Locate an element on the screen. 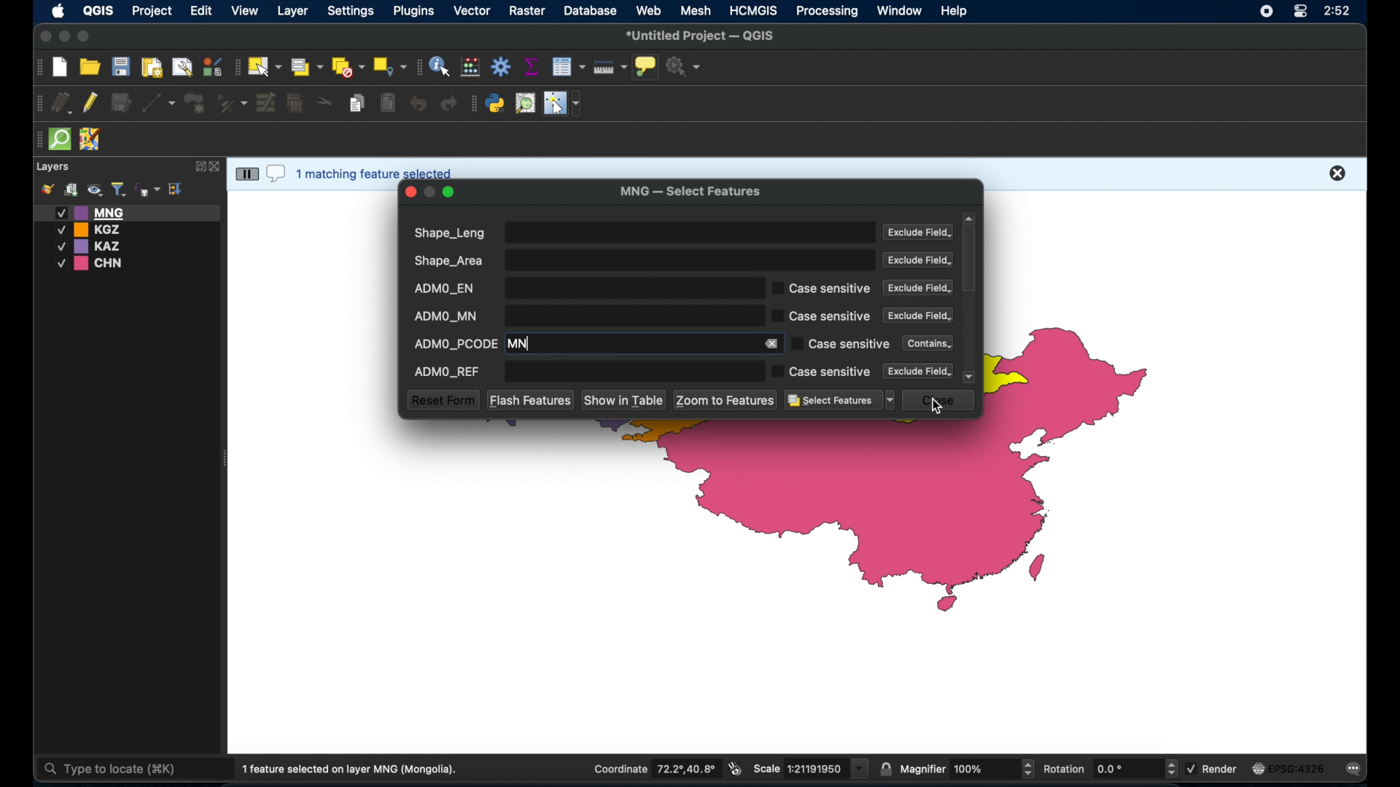  open attribute table is located at coordinates (570, 67).